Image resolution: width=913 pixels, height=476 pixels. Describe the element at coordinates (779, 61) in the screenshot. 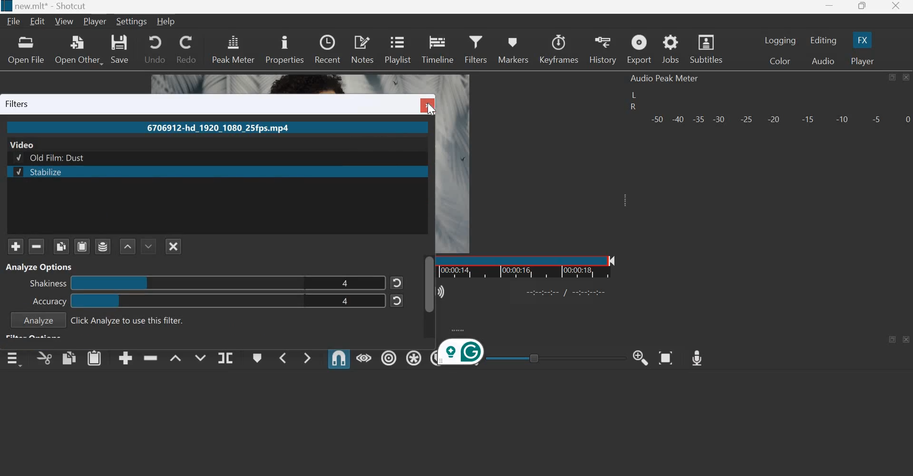

I see `Color` at that location.